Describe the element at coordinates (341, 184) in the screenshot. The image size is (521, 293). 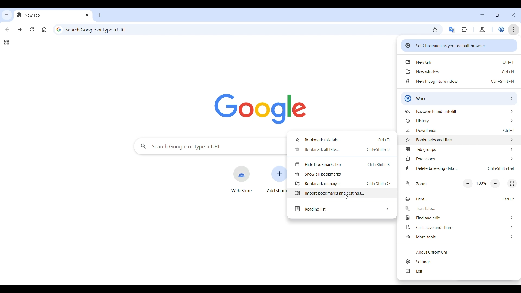
I see `Bookmark manager` at that location.